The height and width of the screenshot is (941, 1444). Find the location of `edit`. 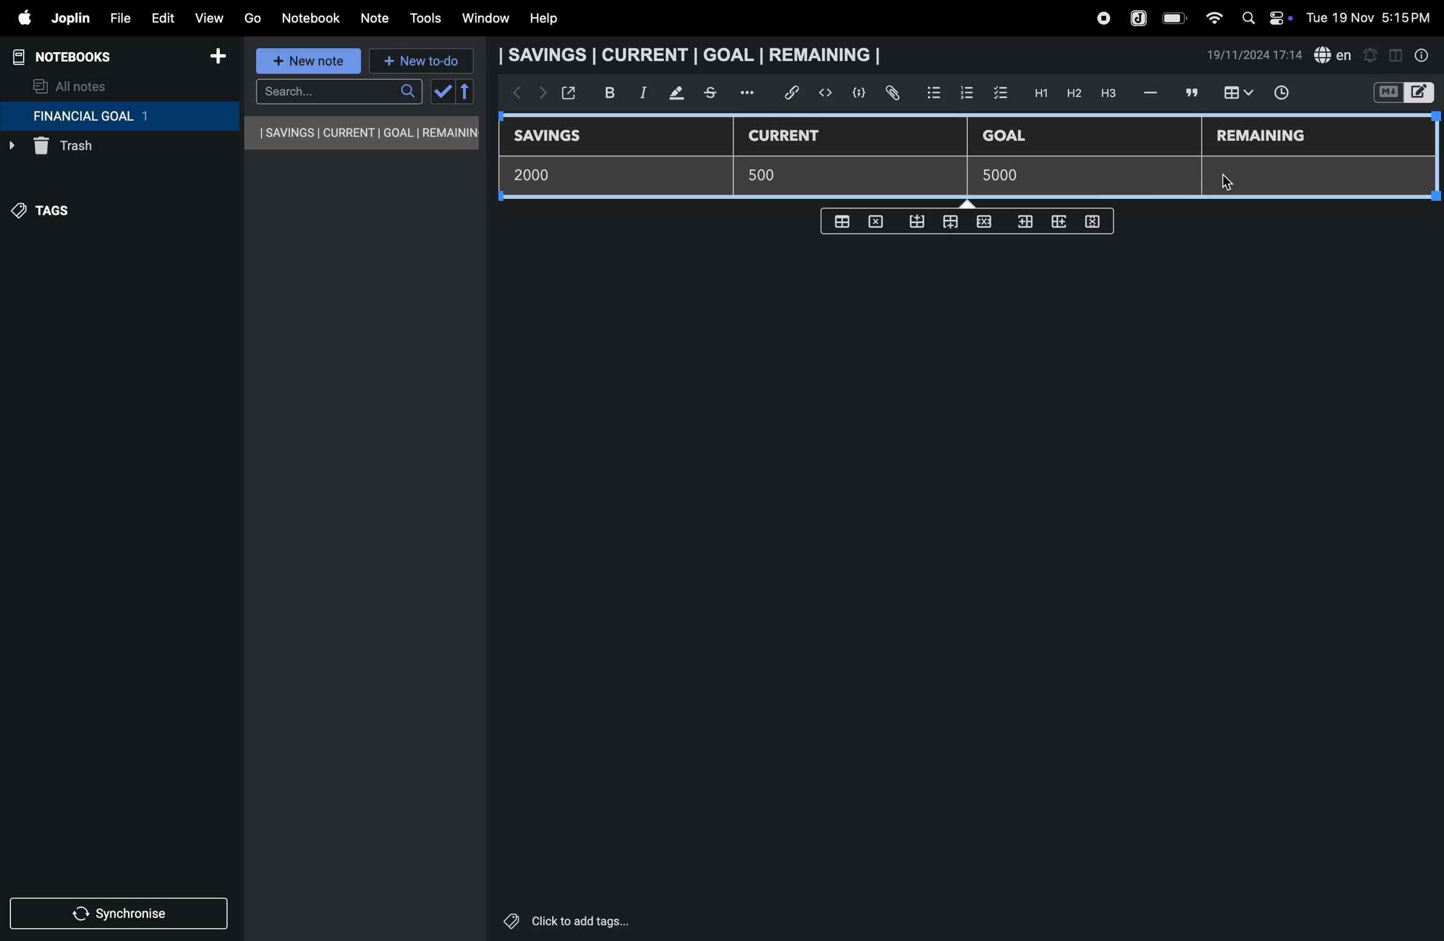

edit is located at coordinates (157, 15).